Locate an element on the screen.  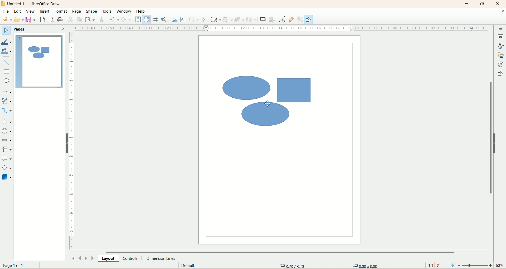
maximize is located at coordinates (485, 3).